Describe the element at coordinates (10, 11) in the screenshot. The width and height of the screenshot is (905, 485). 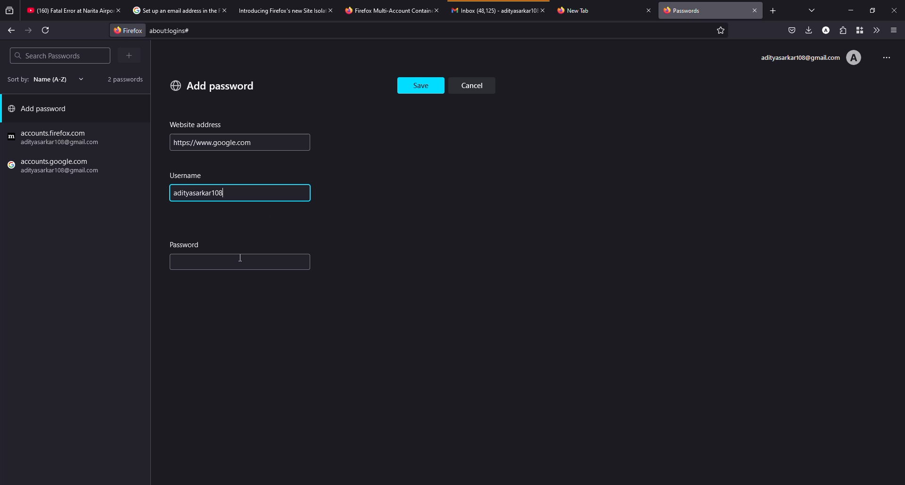
I see `view recent` at that location.